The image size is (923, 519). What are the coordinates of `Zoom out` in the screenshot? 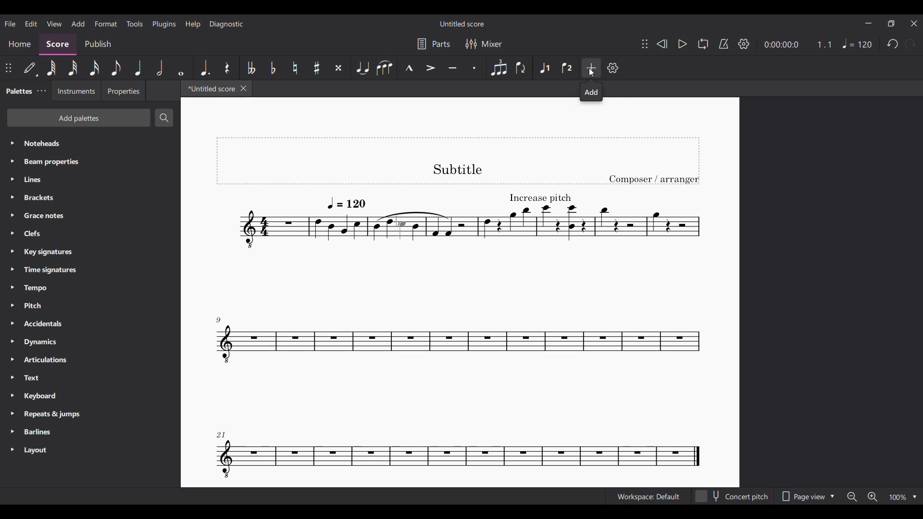 It's located at (852, 496).